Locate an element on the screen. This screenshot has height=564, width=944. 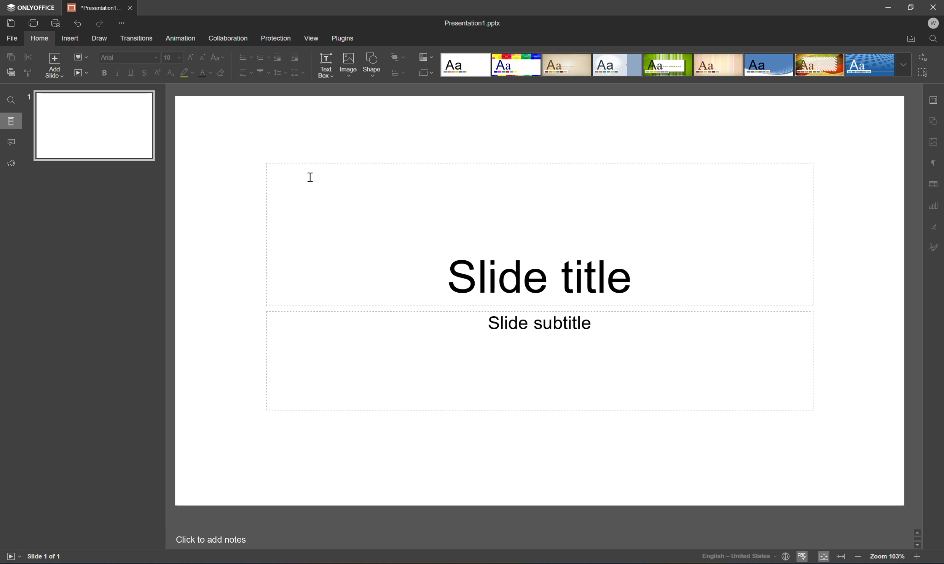
Click to add notes is located at coordinates (210, 540).